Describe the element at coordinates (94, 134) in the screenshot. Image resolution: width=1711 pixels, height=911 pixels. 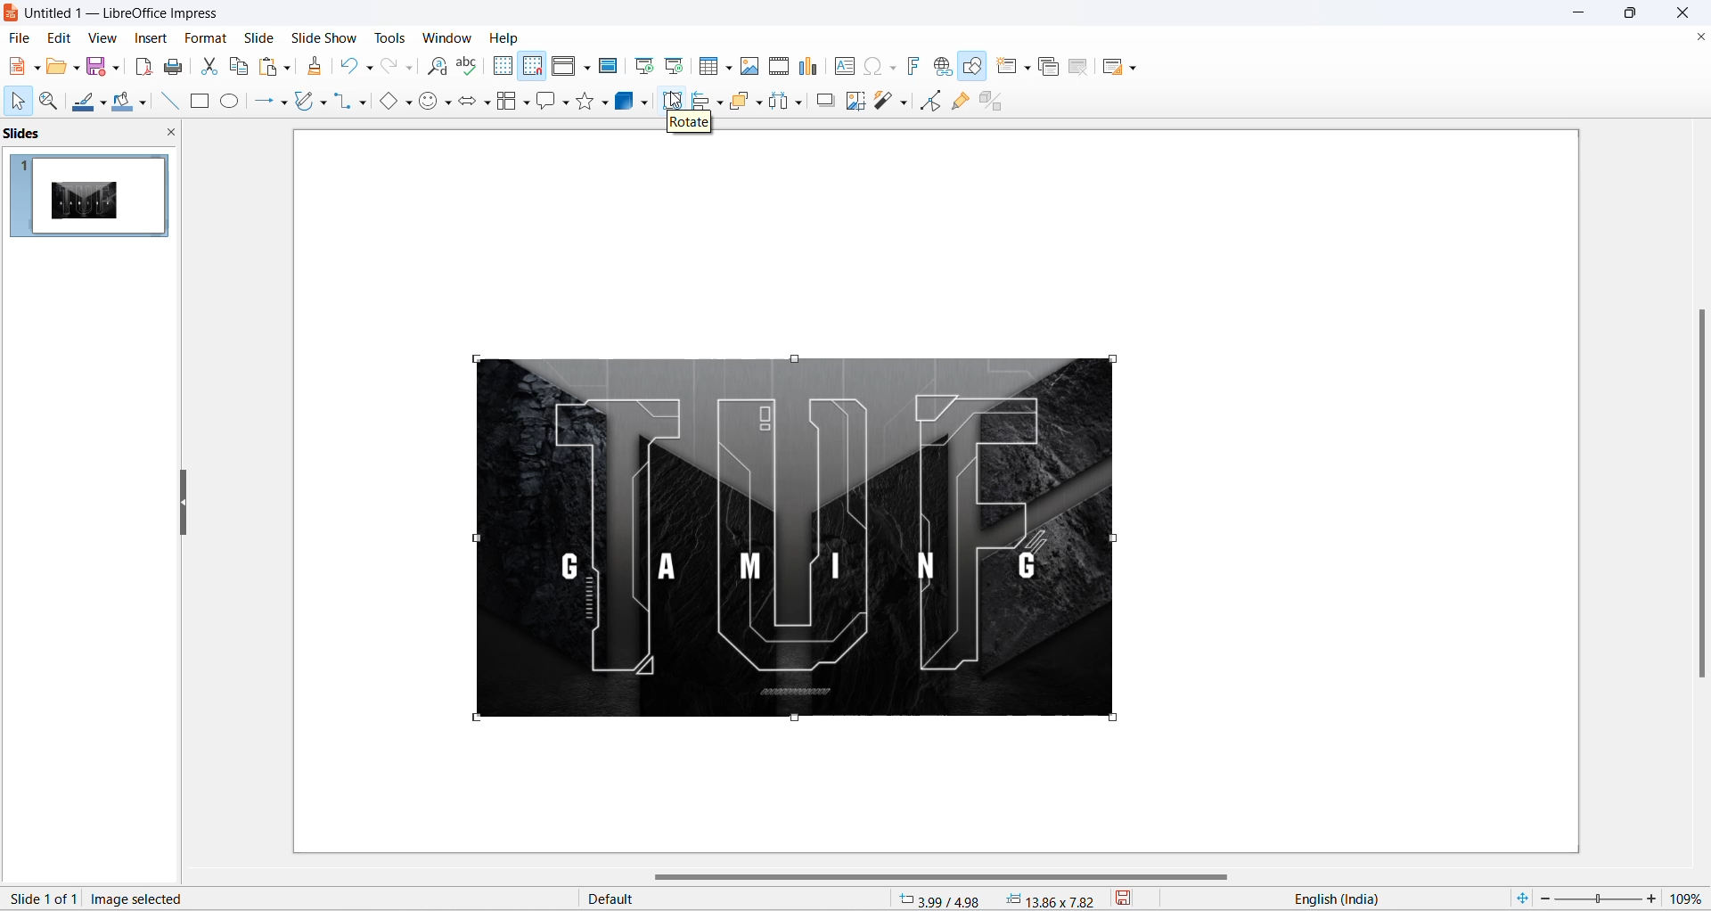
I see `slides and close slide` at that location.